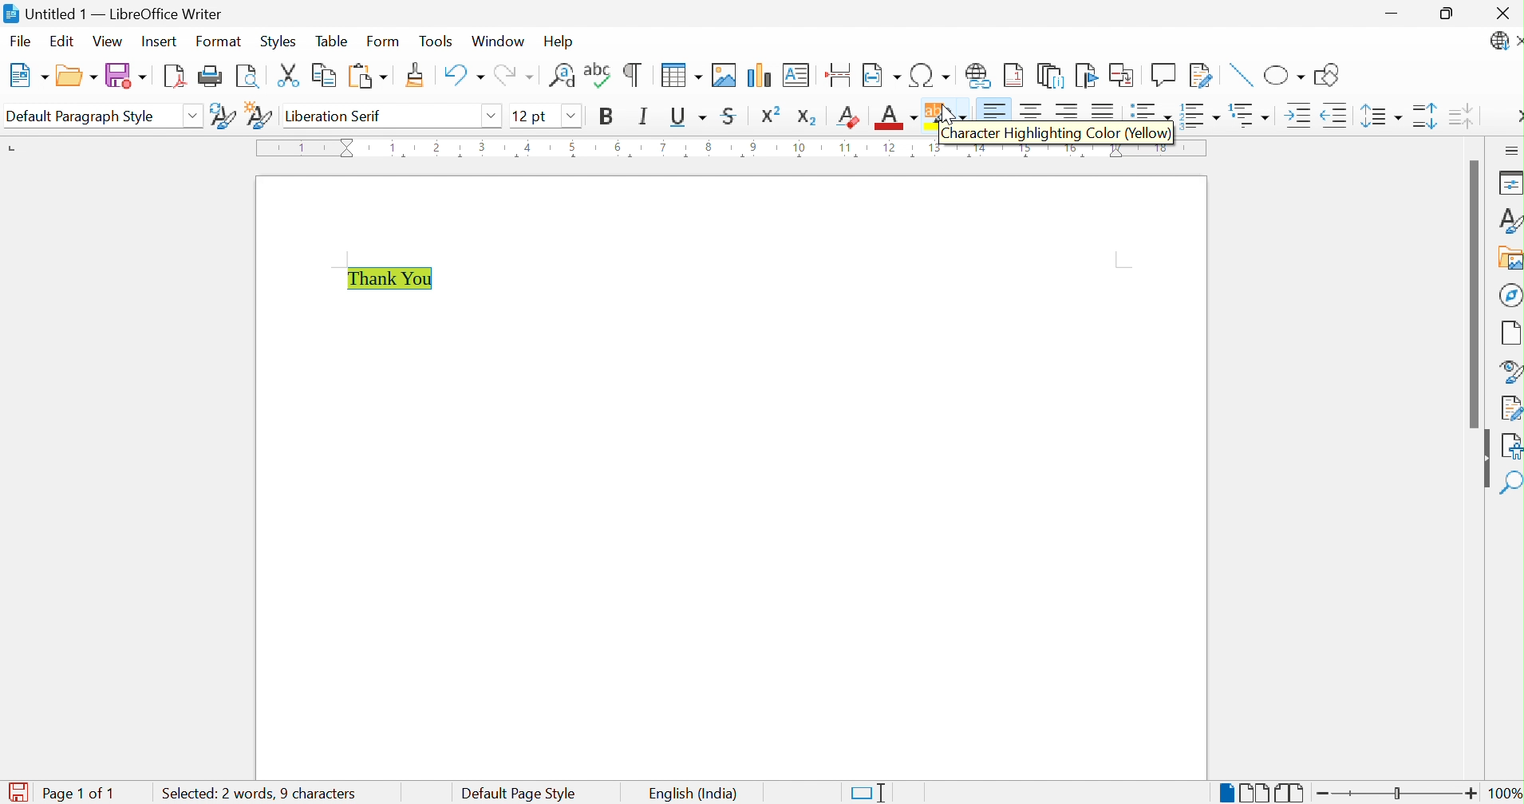 Image resolution: width=1524 pixels, height=804 pixels. I want to click on Open, so click(77, 74).